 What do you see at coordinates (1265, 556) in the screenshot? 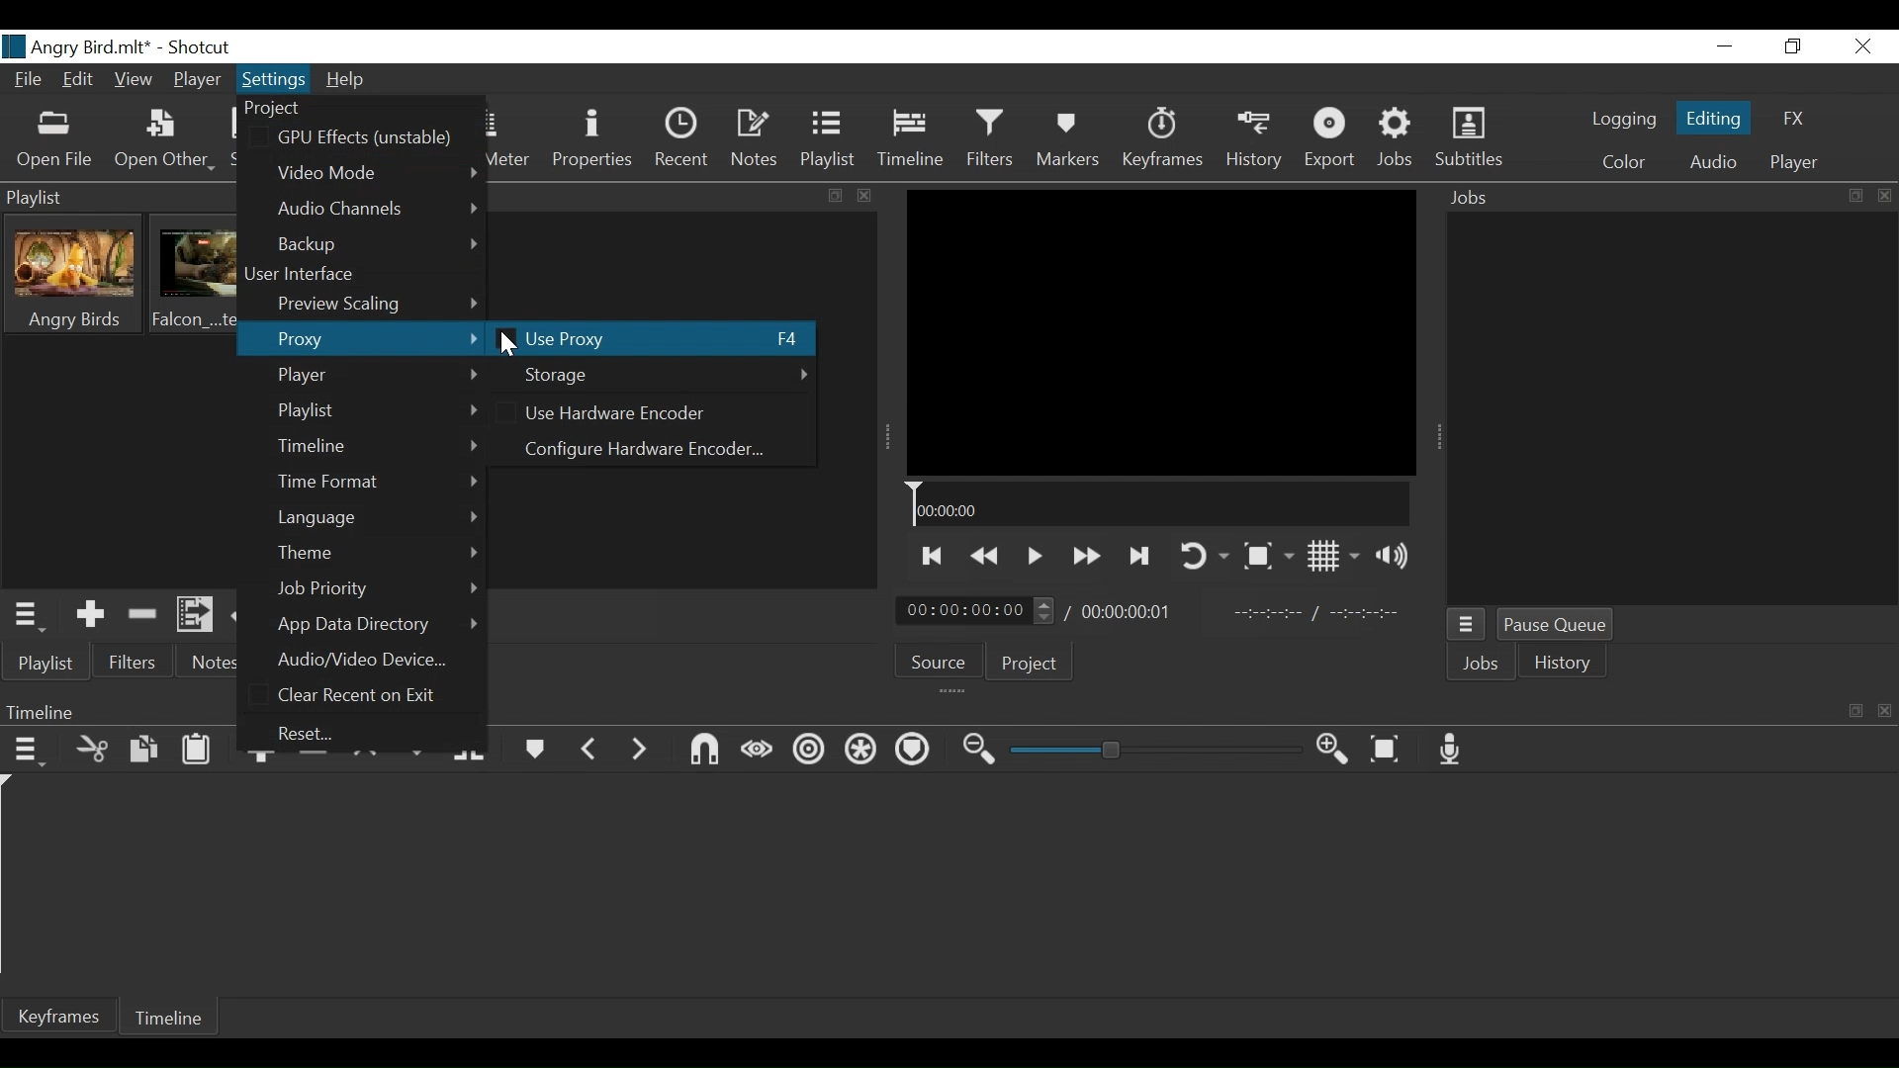
I see `Toggle Zoom` at bounding box center [1265, 556].